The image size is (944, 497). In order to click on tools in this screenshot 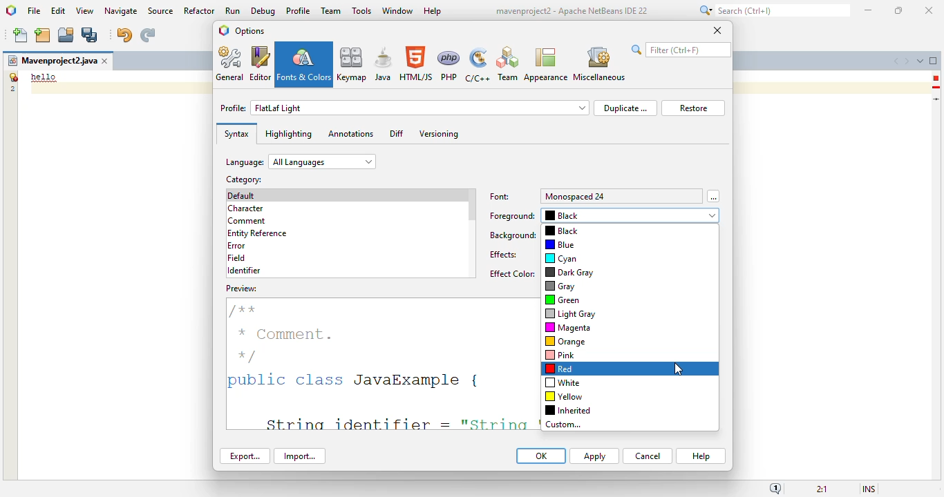, I will do `click(361, 10)`.